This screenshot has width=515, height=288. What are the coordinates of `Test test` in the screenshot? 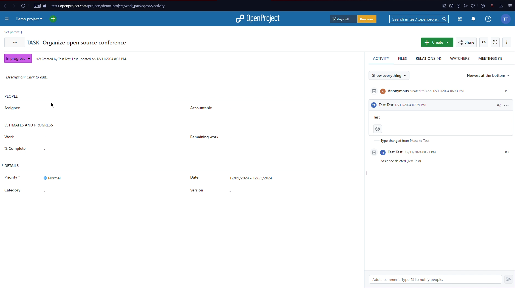 It's located at (405, 153).